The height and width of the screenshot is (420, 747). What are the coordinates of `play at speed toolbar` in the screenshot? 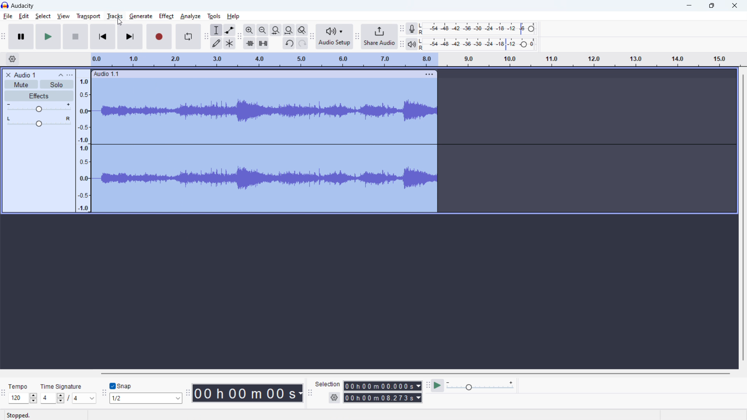 It's located at (428, 385).